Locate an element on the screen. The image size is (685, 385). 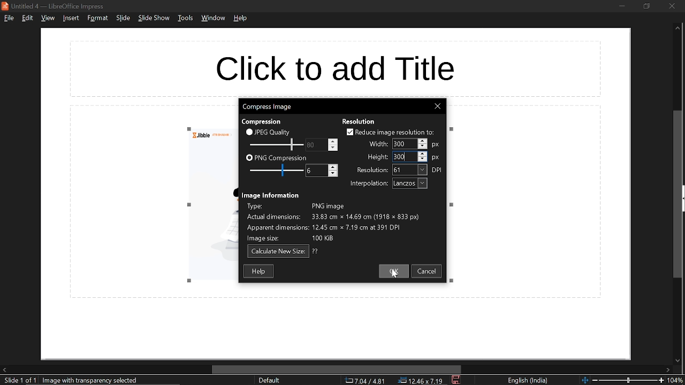
text is located at coordinates (359, 120).